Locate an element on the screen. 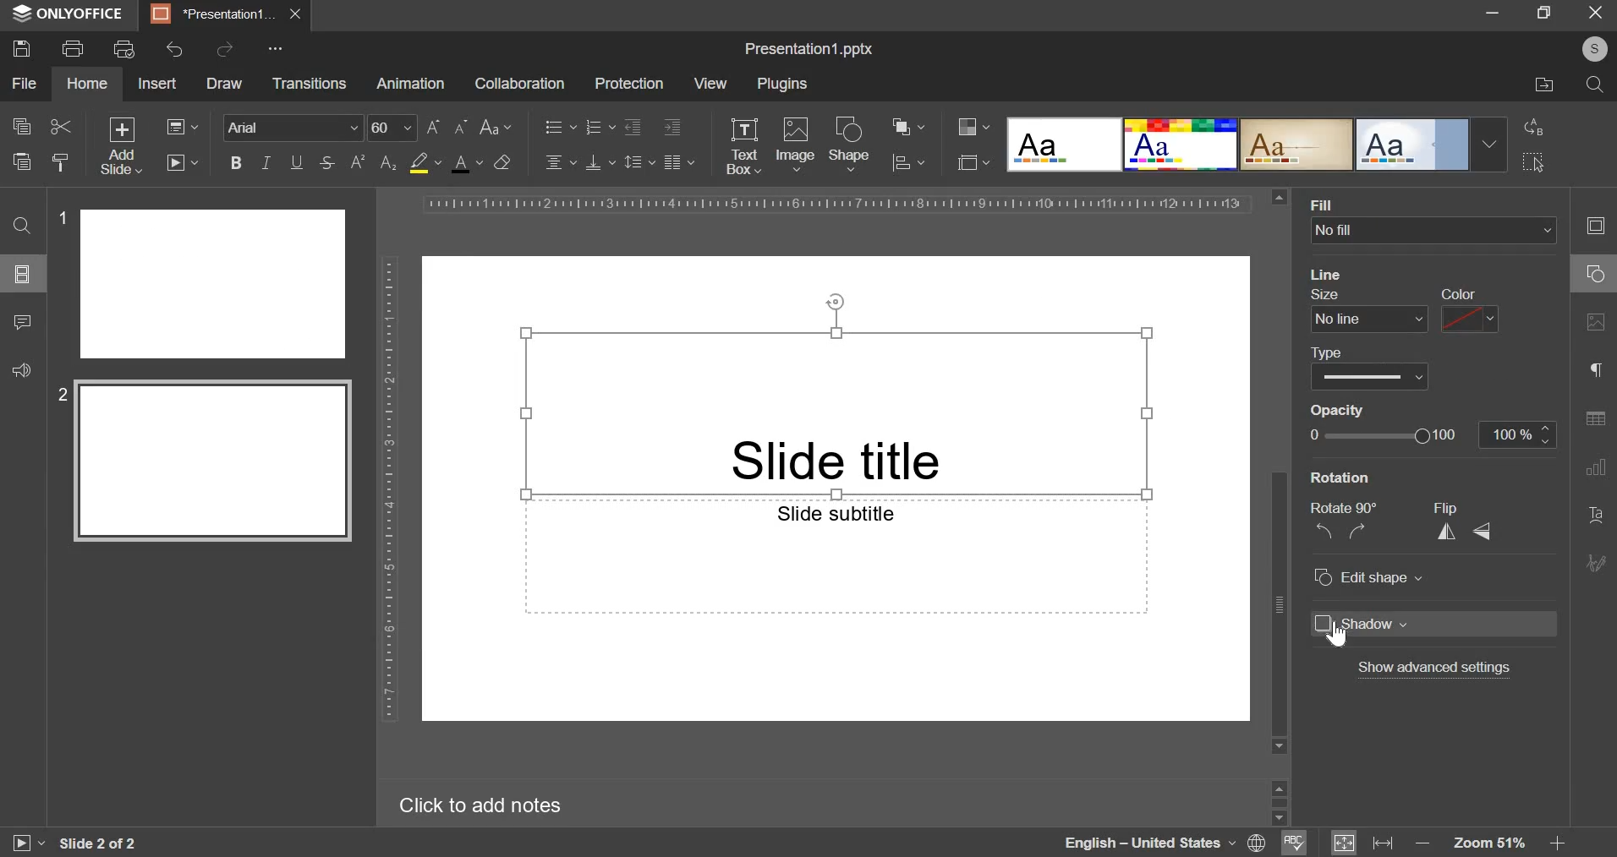 The image size is (1617, 857). increase indent is located at coordinates (672, 128).